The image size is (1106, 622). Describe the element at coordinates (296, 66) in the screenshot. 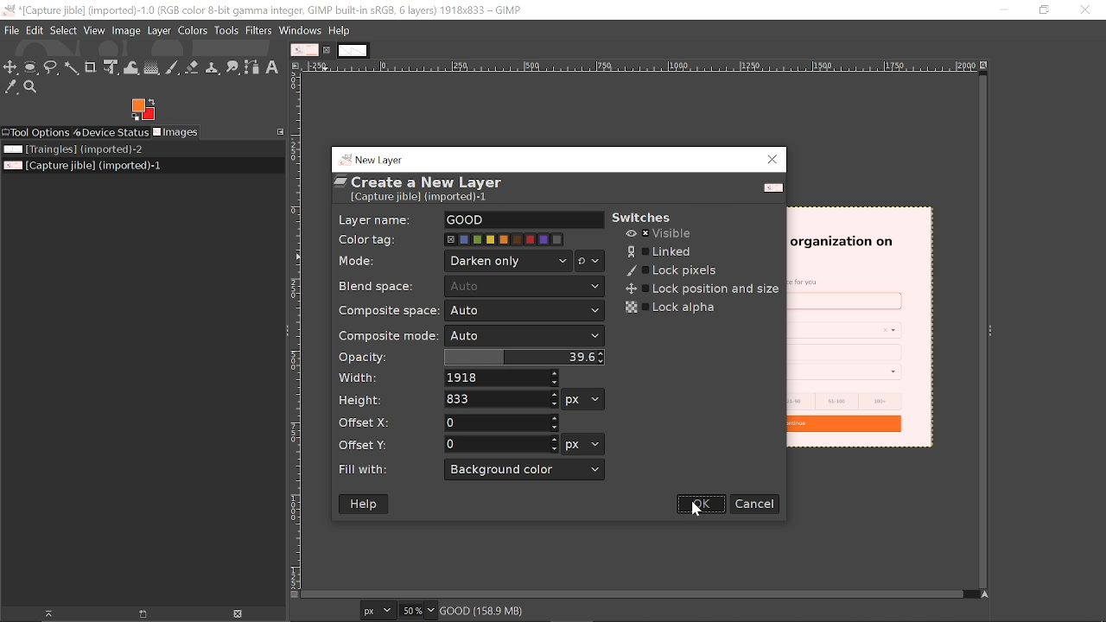

I see `Access this image menu` at that location.